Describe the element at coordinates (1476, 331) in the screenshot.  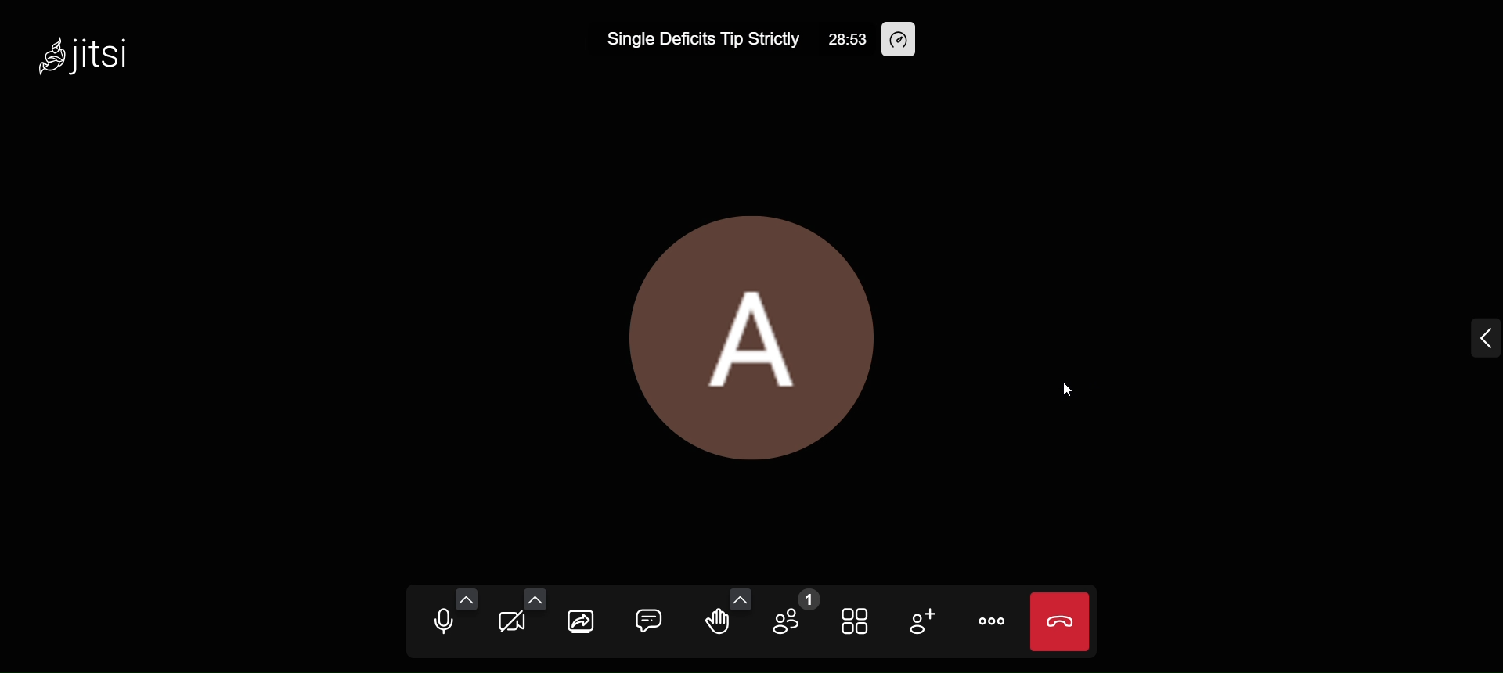
I see `expand` at that location.